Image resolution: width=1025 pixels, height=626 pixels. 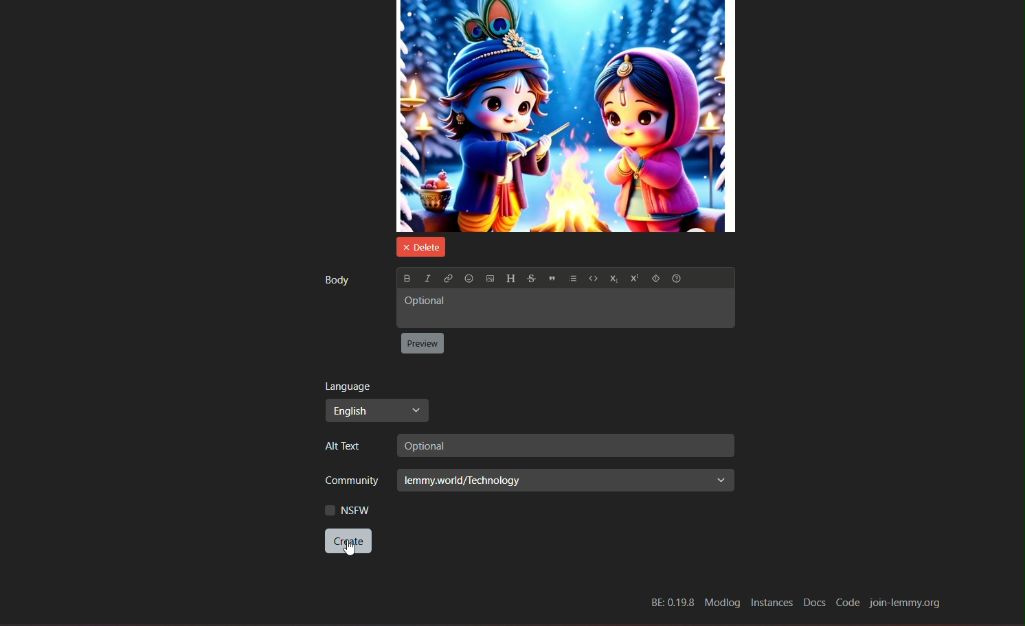 I want to click on , so click(x=655, y=279).